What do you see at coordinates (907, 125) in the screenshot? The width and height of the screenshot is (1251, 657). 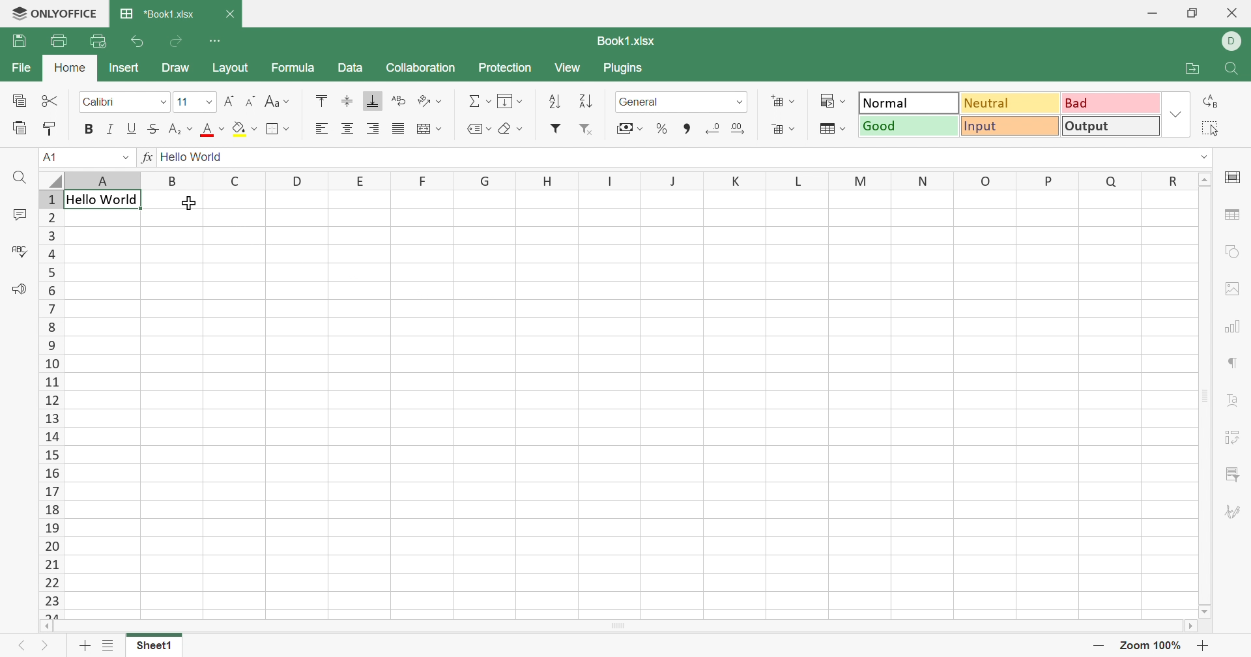 I see `Good` at bounding box center [907, 125].